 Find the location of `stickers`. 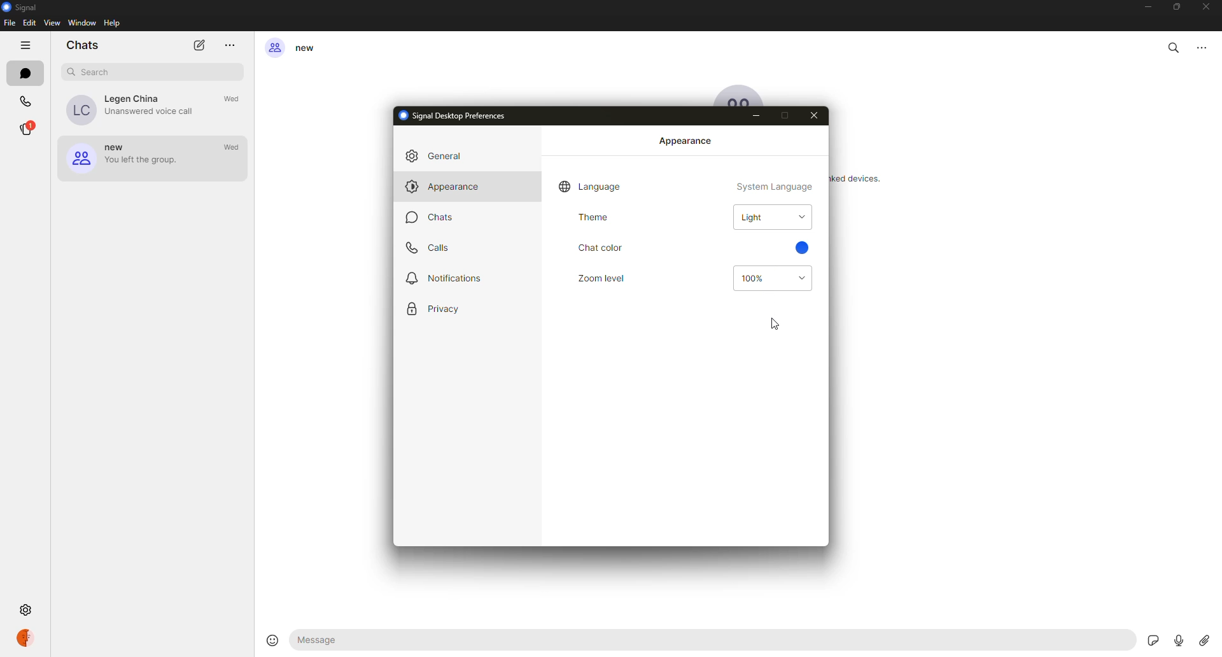

stickers is located at coordinates (1151, 639).